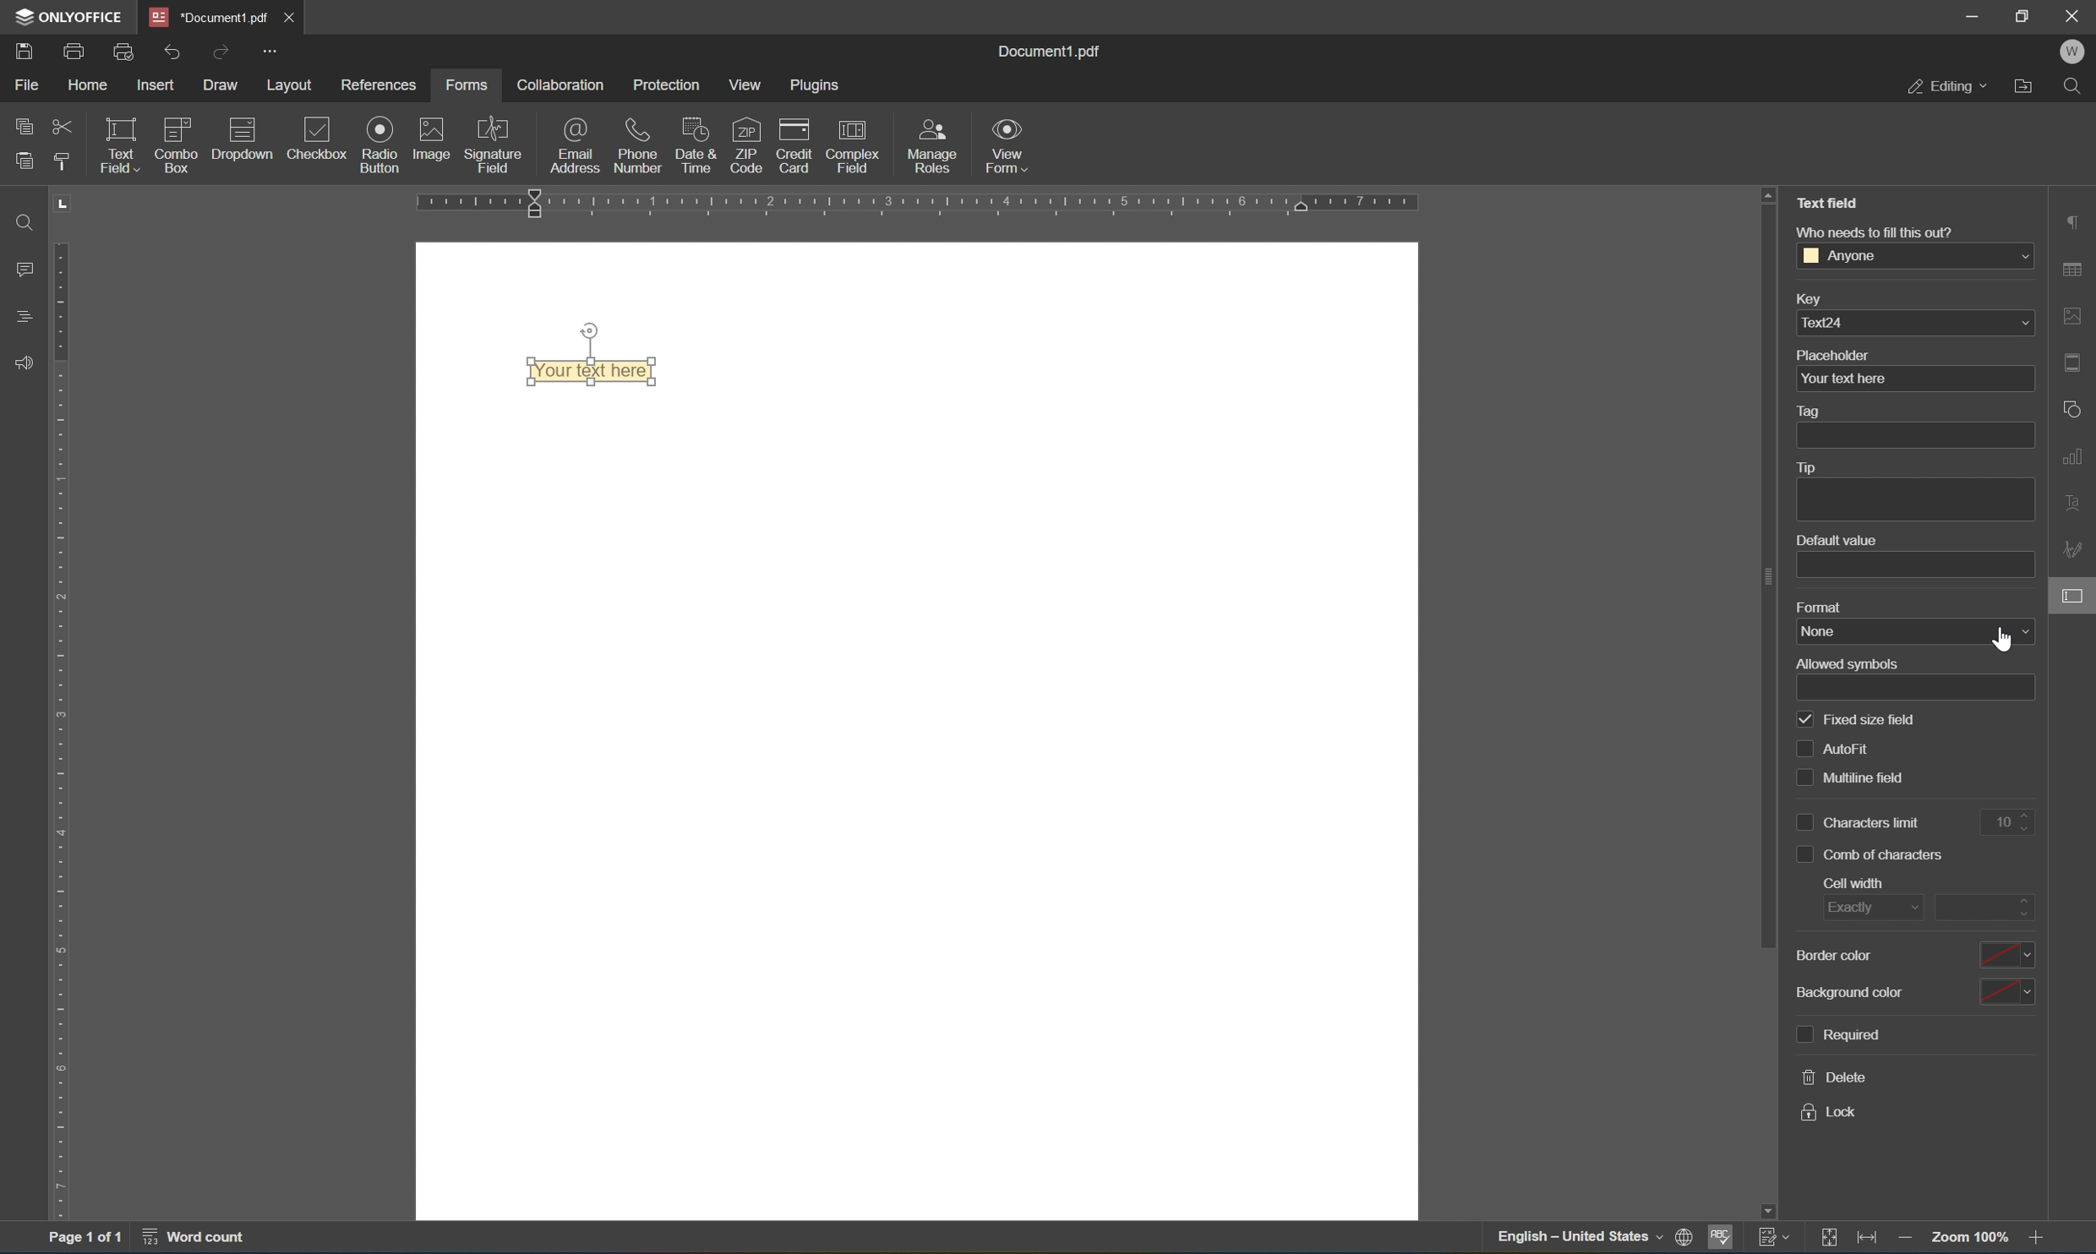 The height and width of the screenshot is (1254, 2096). Describe the element at coordinates (382, 85) in the screenshot. I see `references` at that location.